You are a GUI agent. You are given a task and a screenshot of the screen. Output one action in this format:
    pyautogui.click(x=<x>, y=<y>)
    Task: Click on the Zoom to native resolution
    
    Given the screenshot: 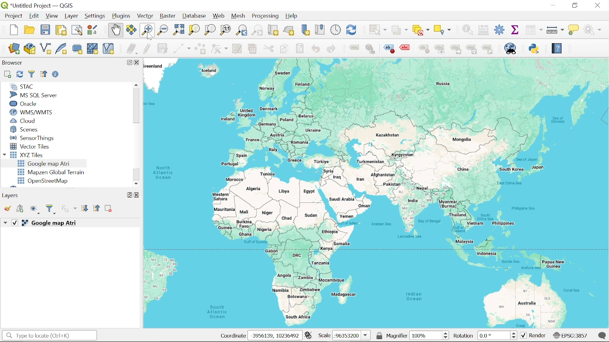 What is the action you would take?
    pyautogui.click(x=226, y=29)
    